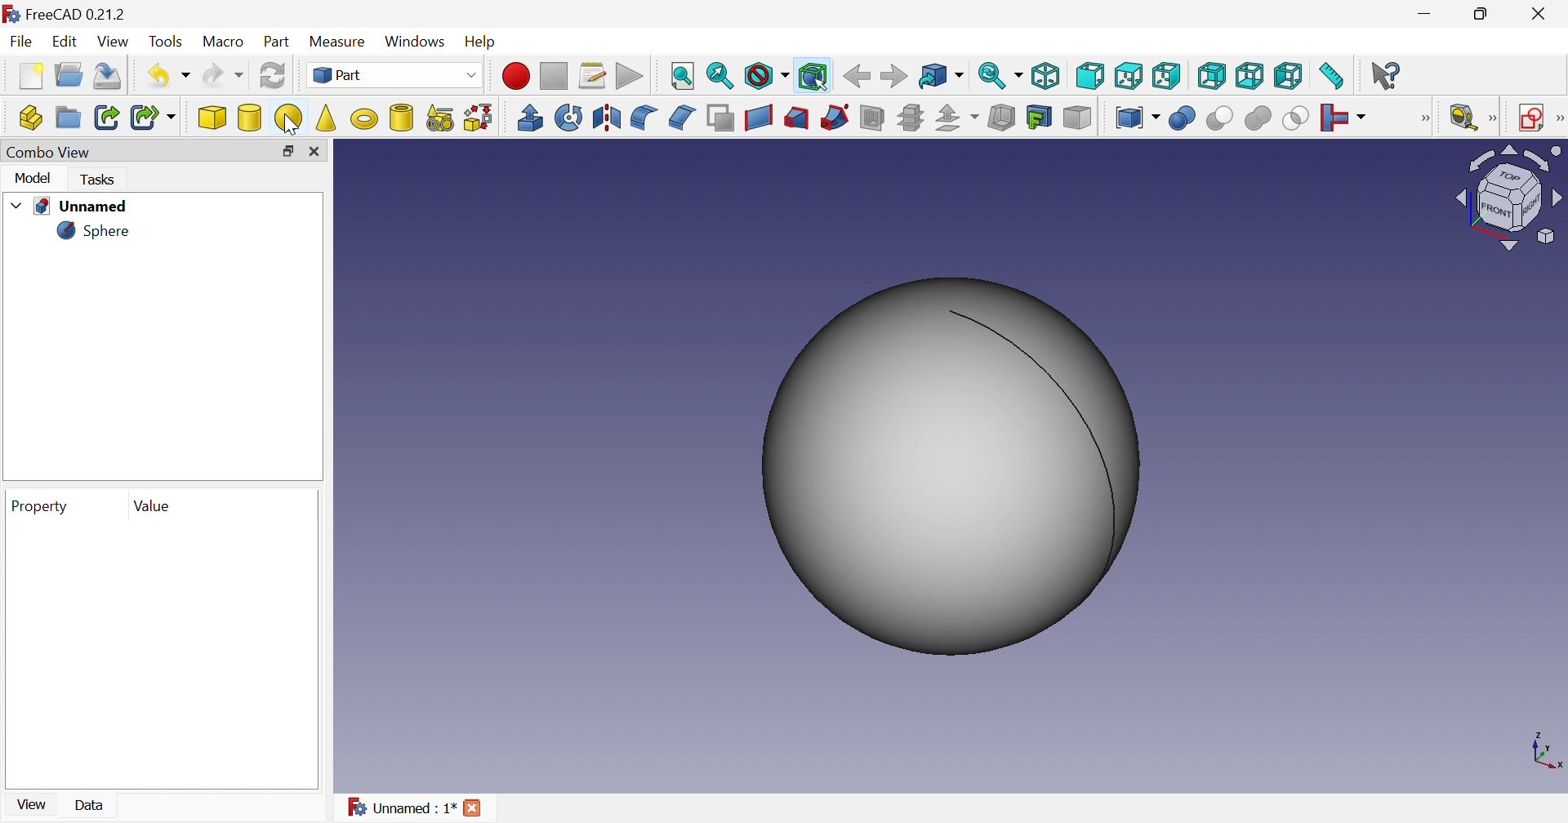 This screenshot has width=1568, height=823. Describe the element at coordinates (102, 180) in the screenshot. I see `Tasks` at that location.